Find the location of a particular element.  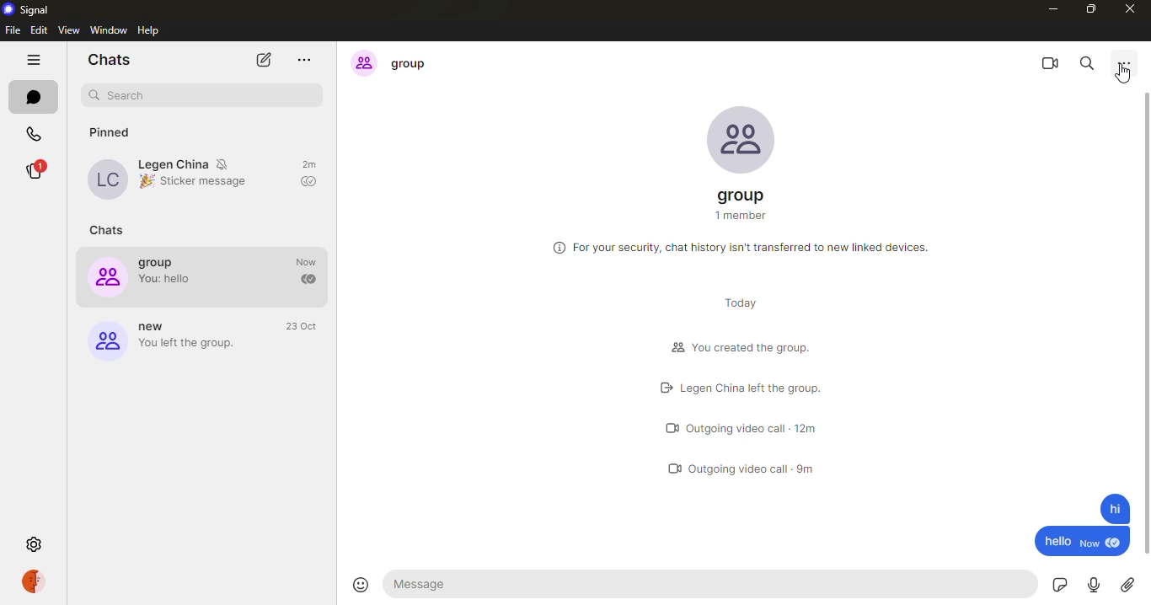

time is located at coordinates (308, 164).